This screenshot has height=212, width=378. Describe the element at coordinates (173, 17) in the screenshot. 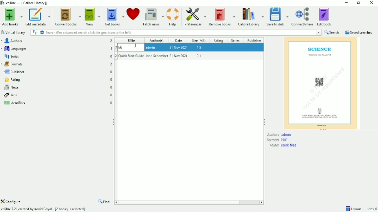

I see `Help` at that location.